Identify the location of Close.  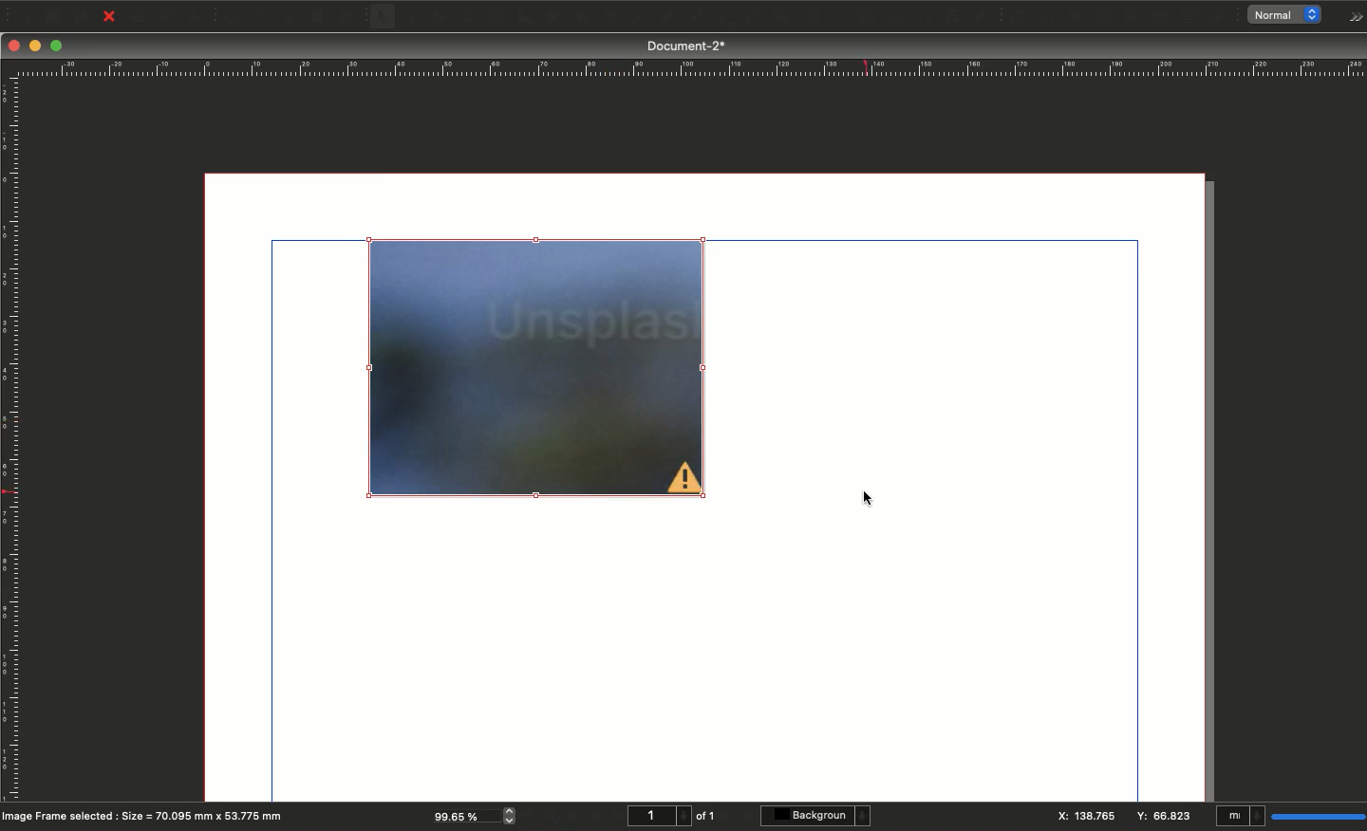
(109, 17).